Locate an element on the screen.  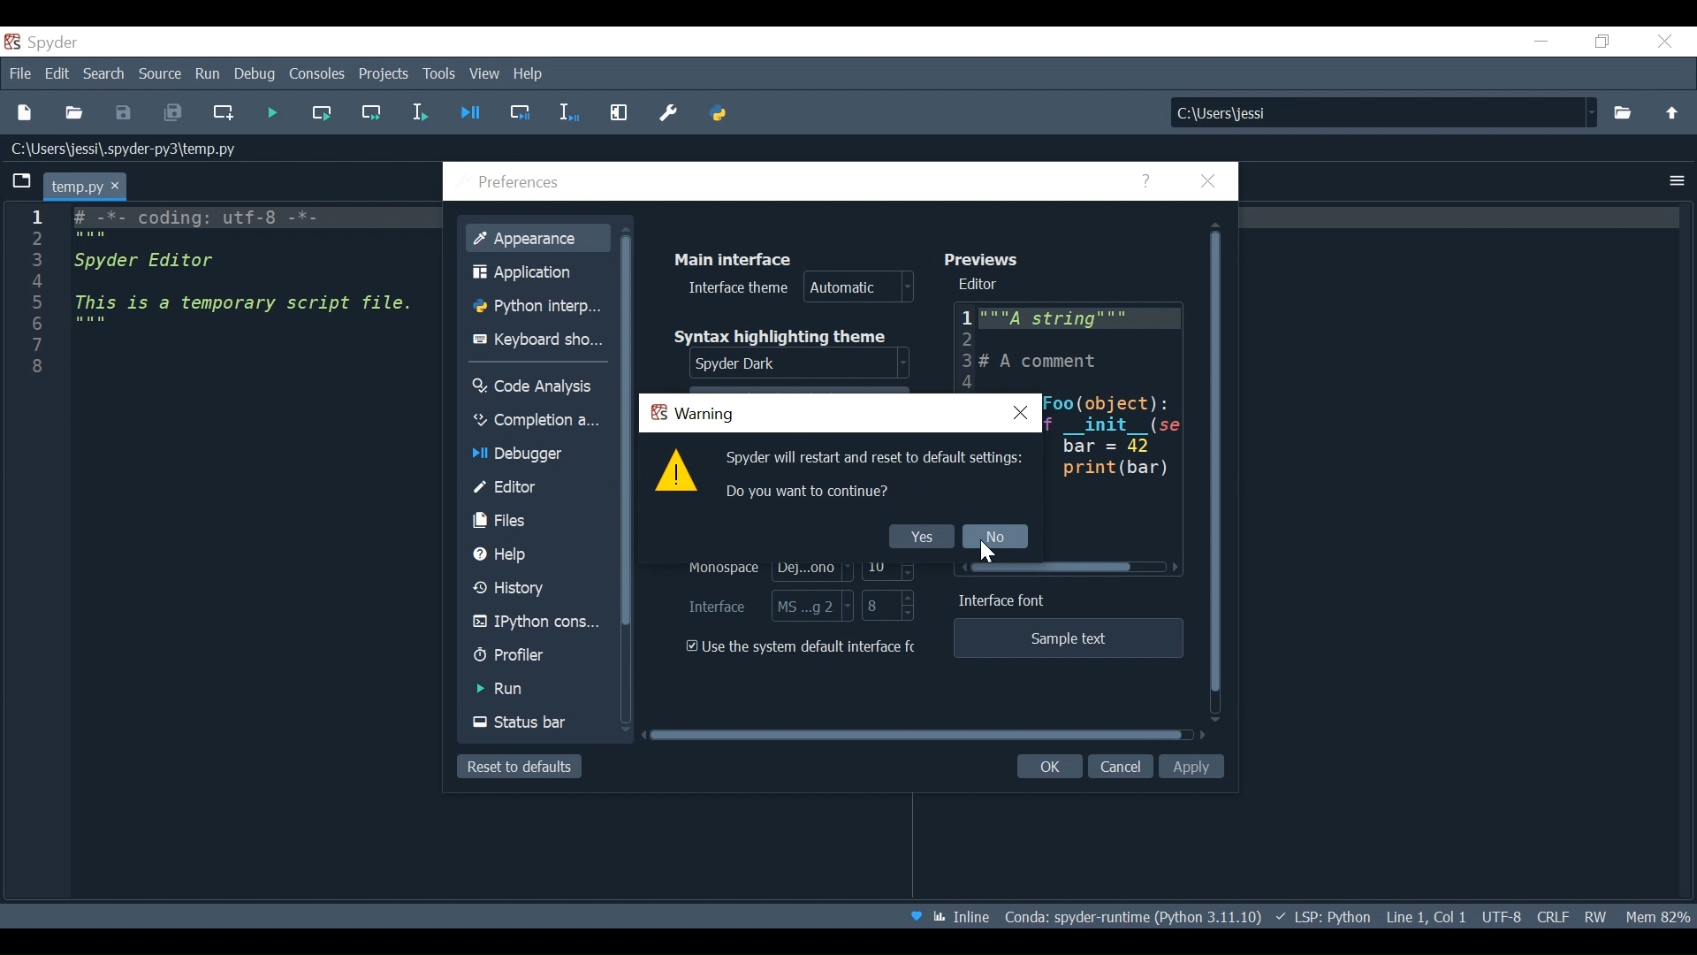
Appearance is located at coordinates (542, 237).